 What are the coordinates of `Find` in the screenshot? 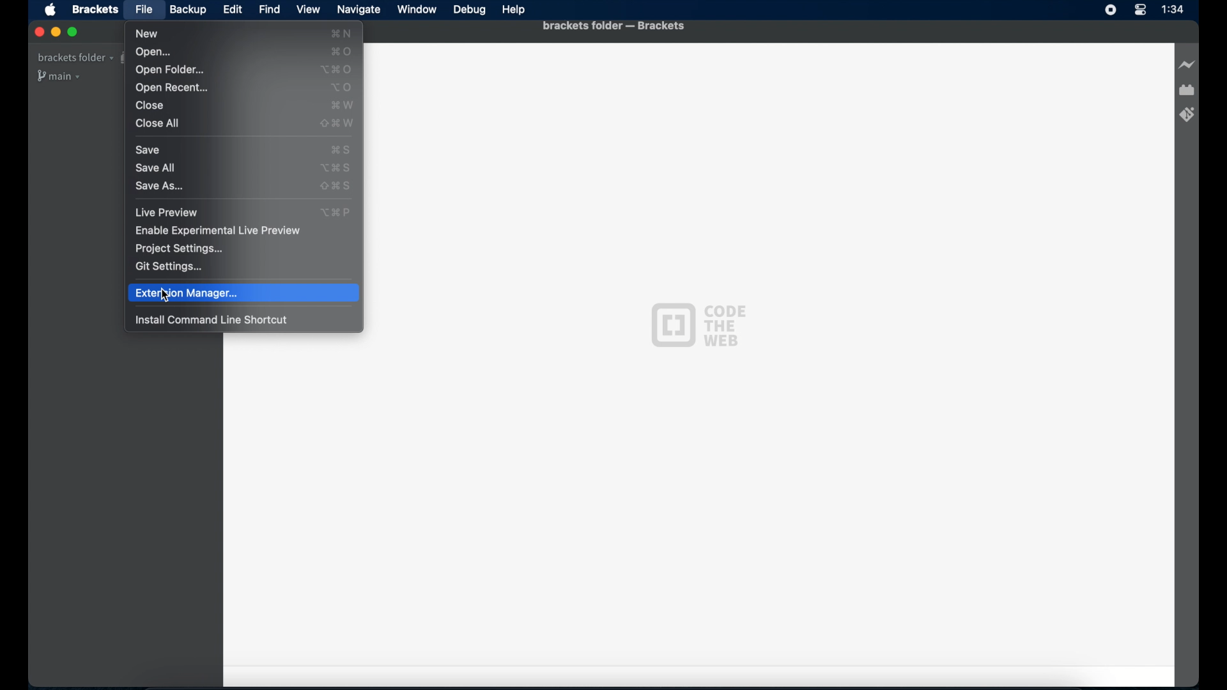 It's located at (270, 10).